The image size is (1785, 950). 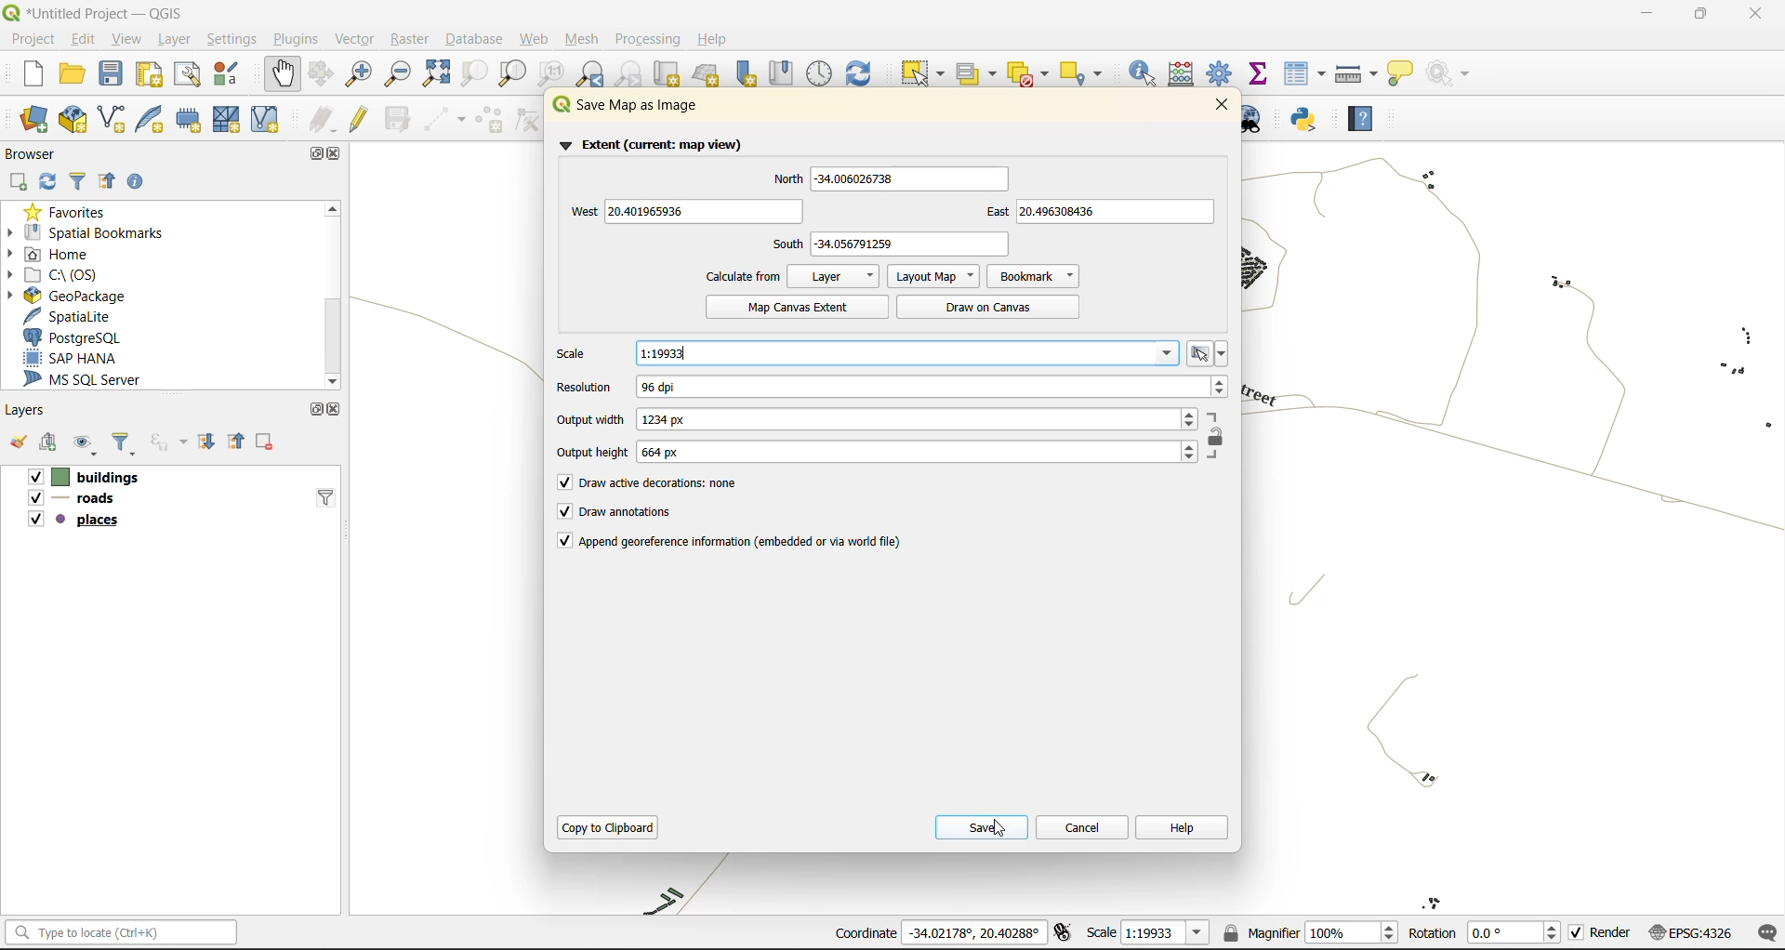 What do you see at coordinates (205, 441) in the screenshot?
I see `expand all` at bounding box center [205, 441].